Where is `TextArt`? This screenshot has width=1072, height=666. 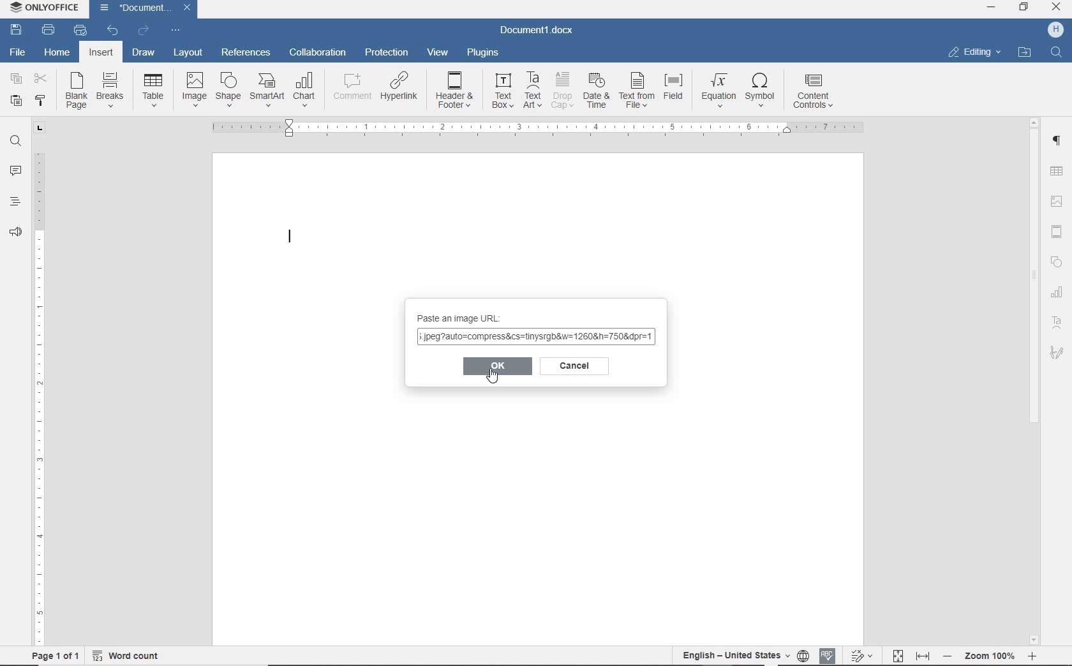
TextArt is located at coordinates (1059, 321).